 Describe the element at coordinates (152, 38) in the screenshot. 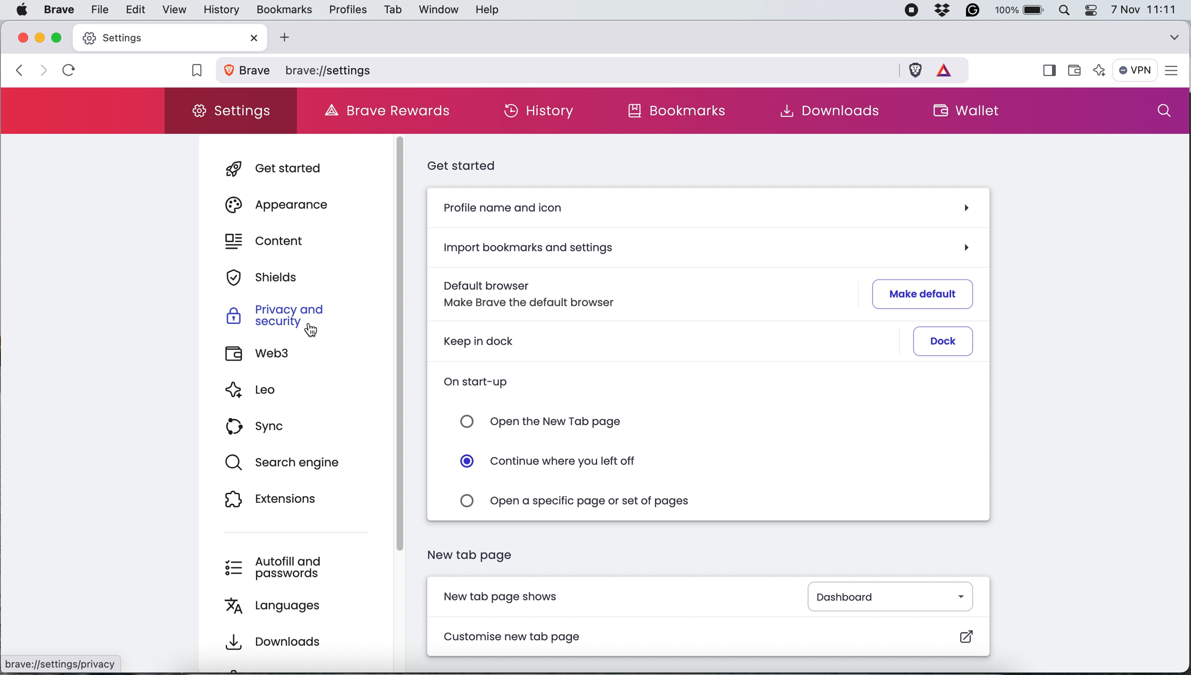

I see `new tab` at that location.